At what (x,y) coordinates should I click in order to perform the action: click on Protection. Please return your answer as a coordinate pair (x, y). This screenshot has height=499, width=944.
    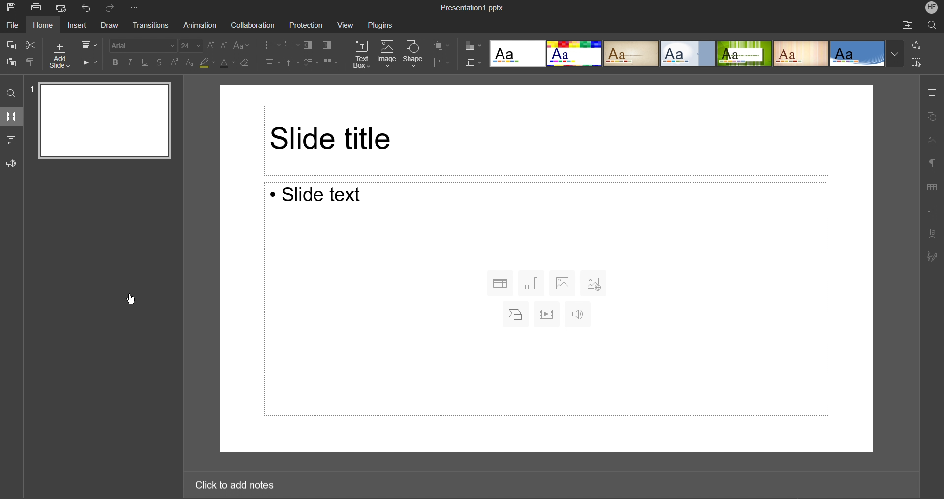
    Looking at the image, I should click on (306, 25).